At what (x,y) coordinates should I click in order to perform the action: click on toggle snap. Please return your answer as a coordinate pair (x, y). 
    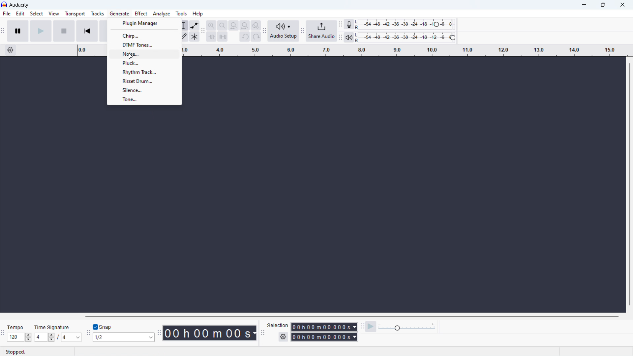
    Looking at the image, I should click on (103, 326).